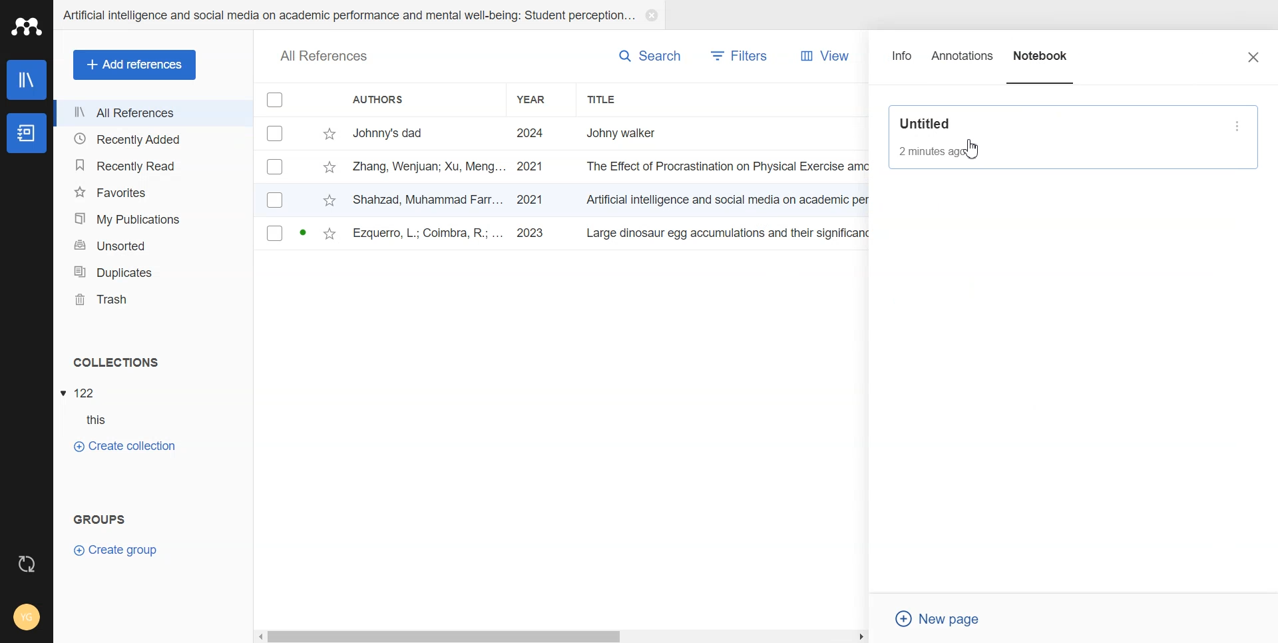  I want to click on star, so click(329, 134).